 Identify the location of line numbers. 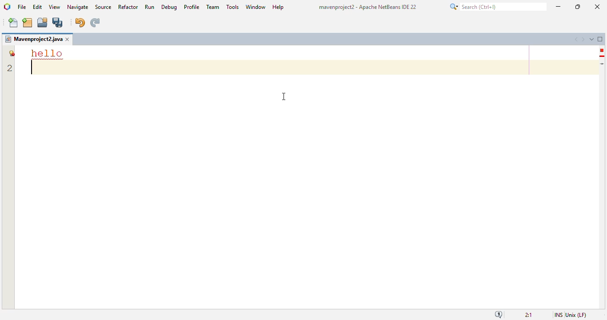
(10, 60).